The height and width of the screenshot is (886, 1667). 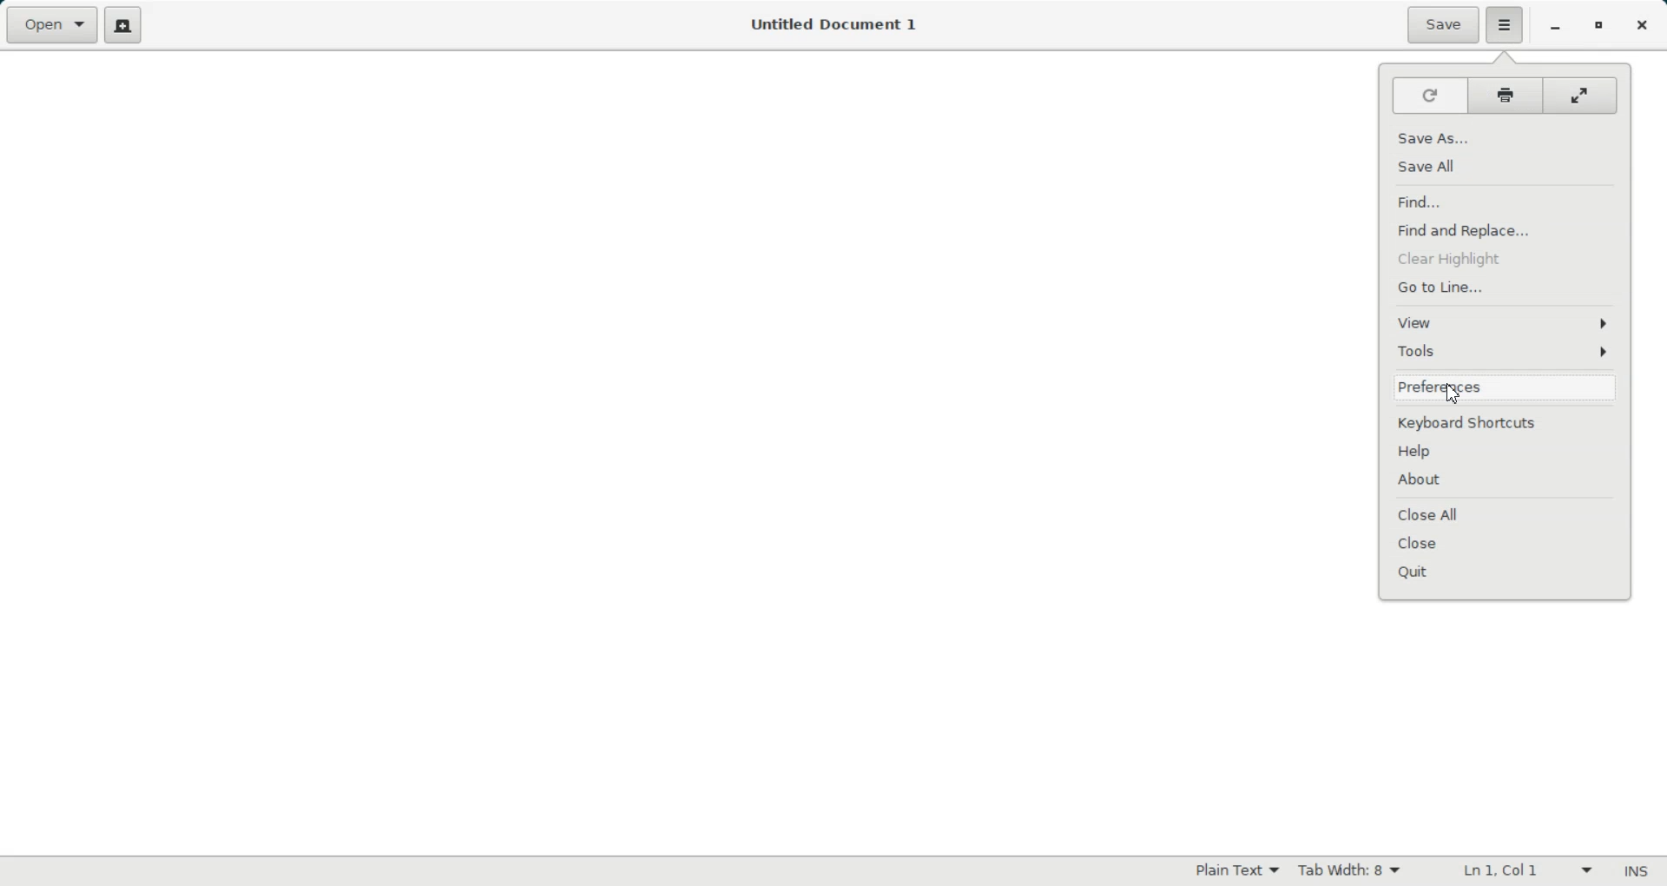 I want to click on Insert, so click(x=1637, y=871).